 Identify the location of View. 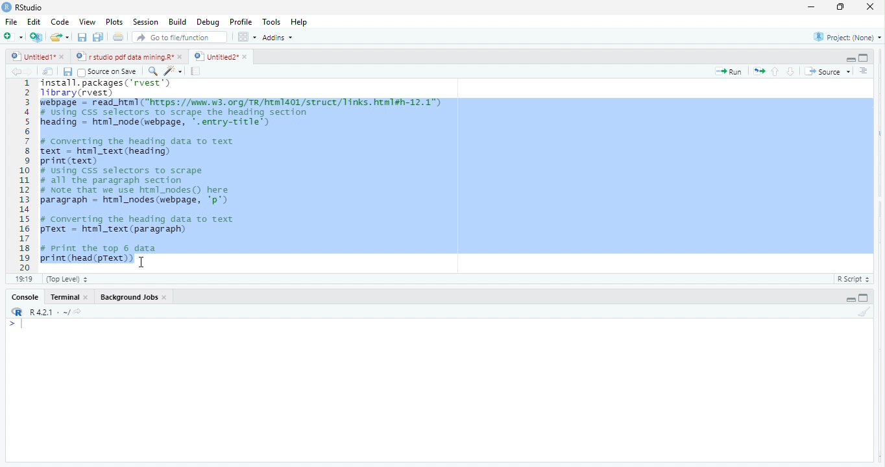
(86, 23).